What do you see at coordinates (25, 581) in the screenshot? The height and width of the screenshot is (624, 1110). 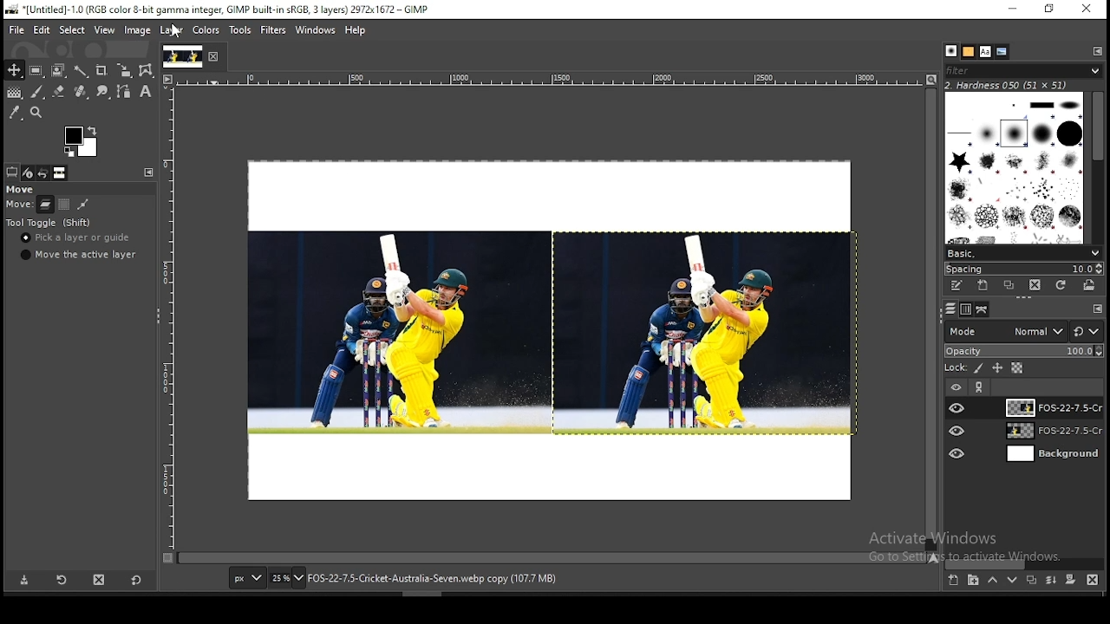 I see `save tool preset` at bounding box center [25, 581].